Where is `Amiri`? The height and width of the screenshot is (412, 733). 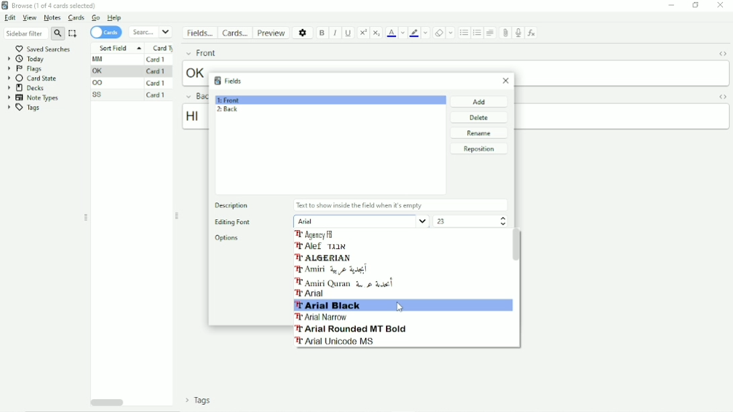 Amiri is located at coordinates (334, 269).